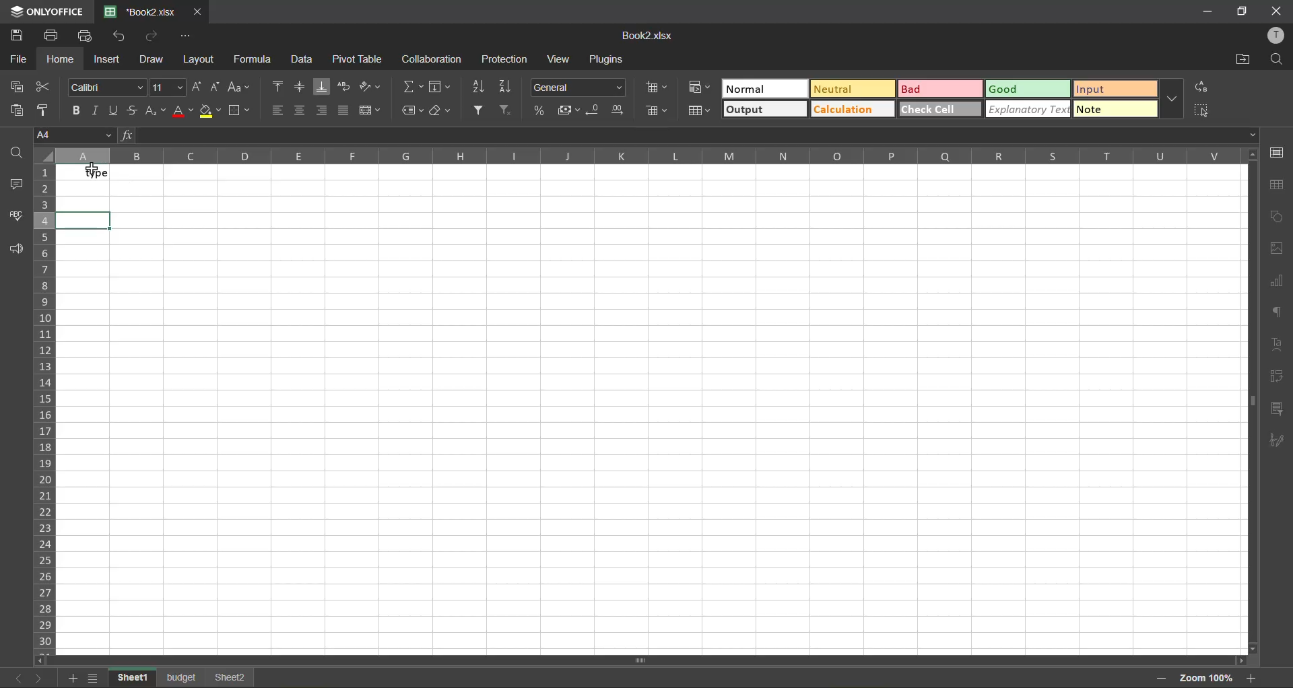 This screenshot has width=1293, height=688. Describe the element at coordinates (154, 37) in the screenshot. I see `redo` at that location.